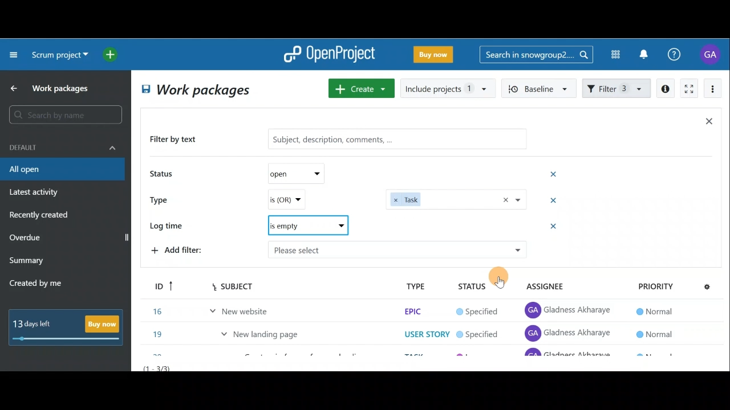 The width and height of the screenshot is (730, 410). I want to click on Open quick add menu, so click(112, 55).